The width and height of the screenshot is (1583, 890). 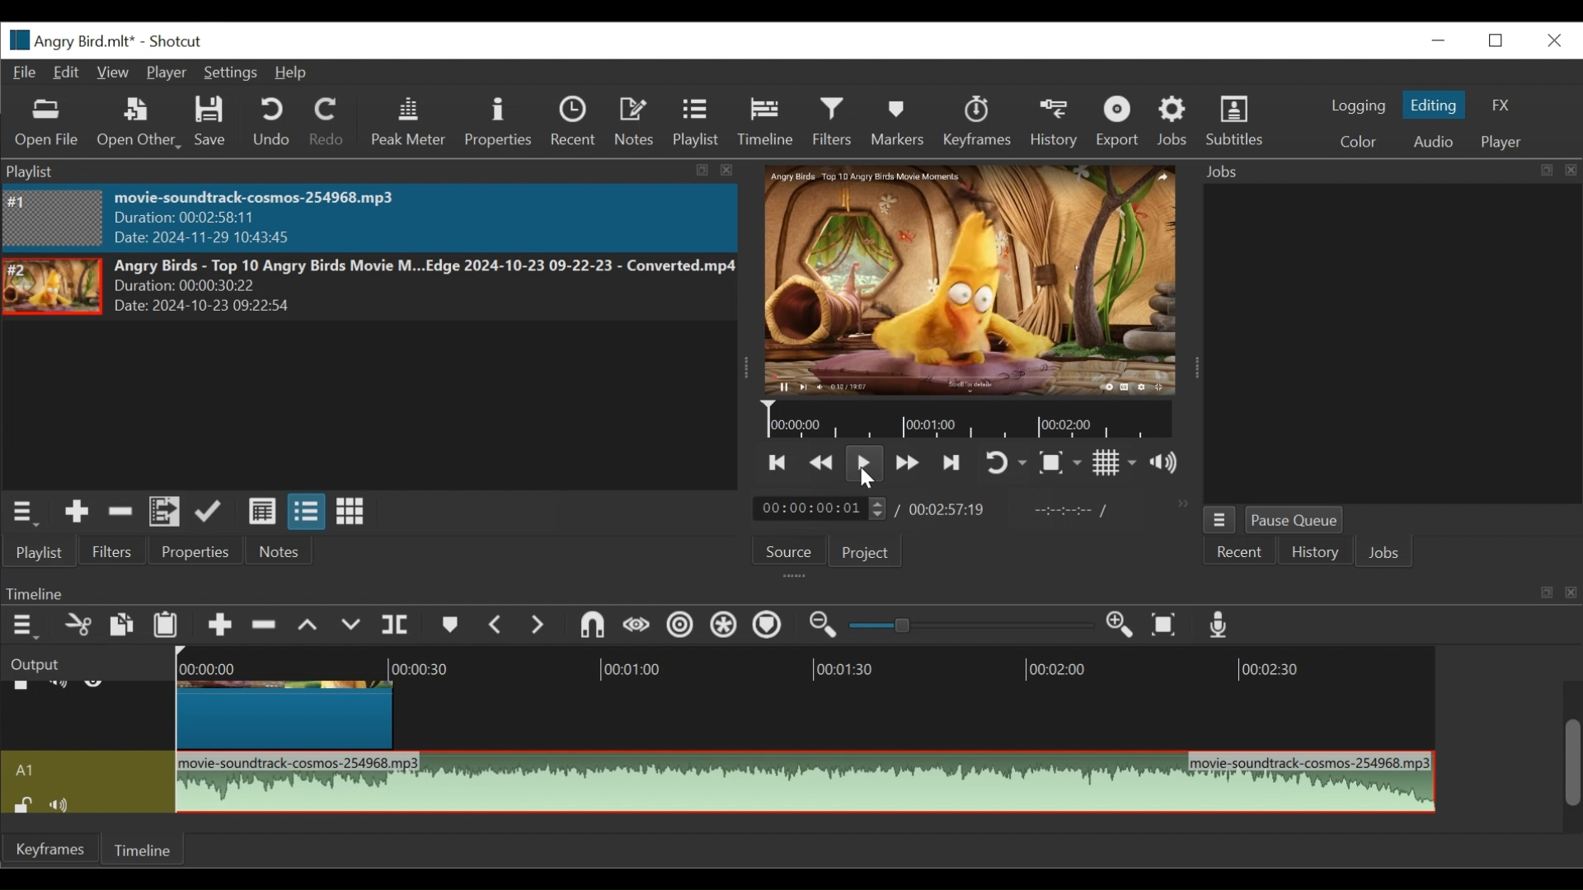 I want to click on Ripple Delete, so click(x=265, y=626).